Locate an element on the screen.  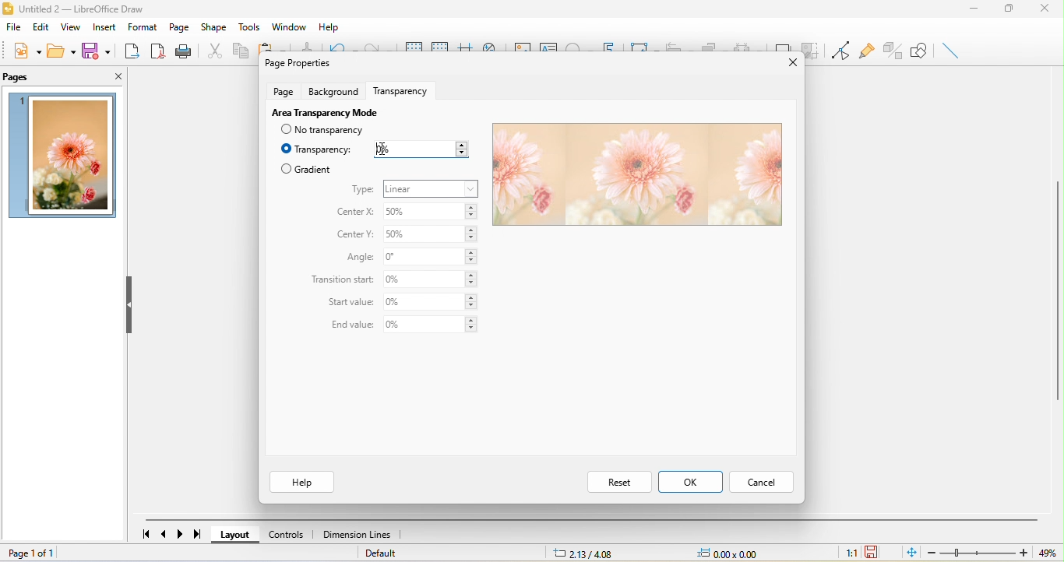
image is located at coordinates (64, 156).